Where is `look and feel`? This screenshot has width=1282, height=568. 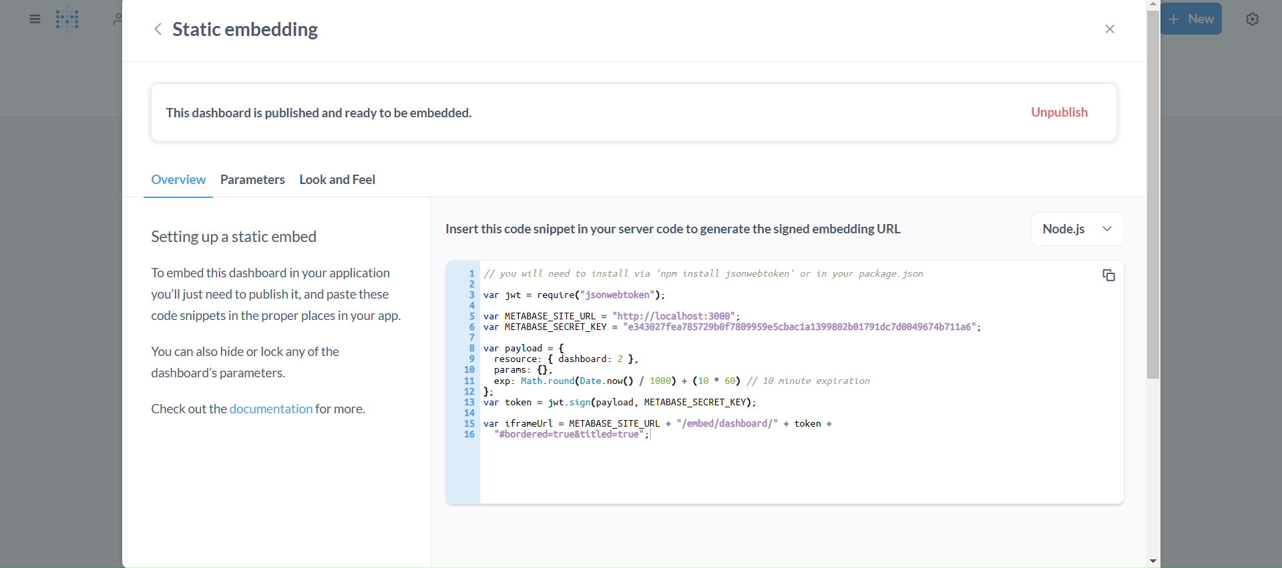 look and feel is located at coordinates (339, 183).